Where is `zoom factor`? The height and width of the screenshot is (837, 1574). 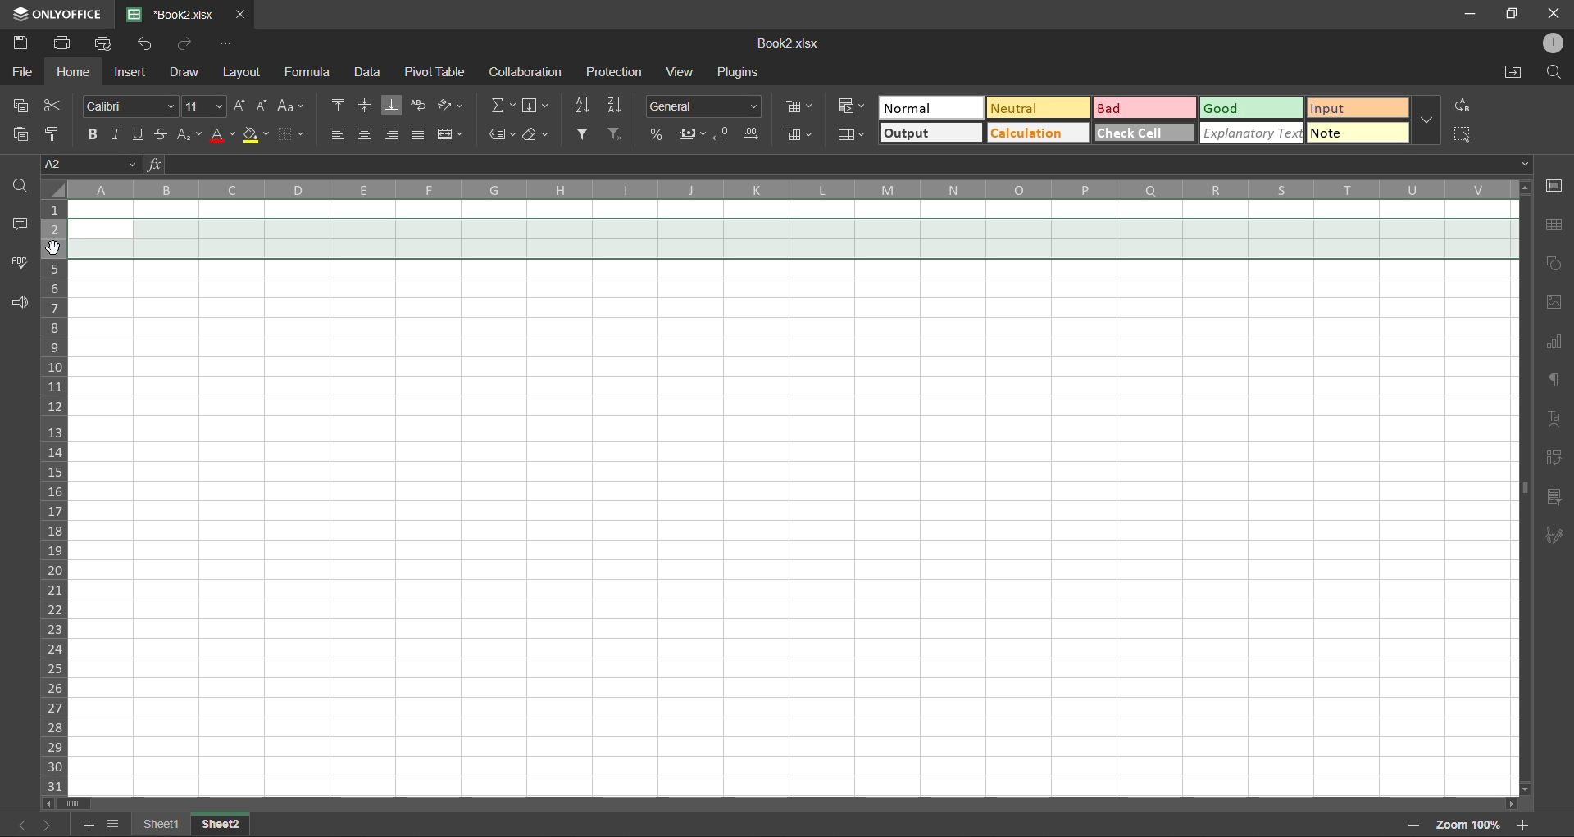
zoom factor is located at coordinates (1468, 825).